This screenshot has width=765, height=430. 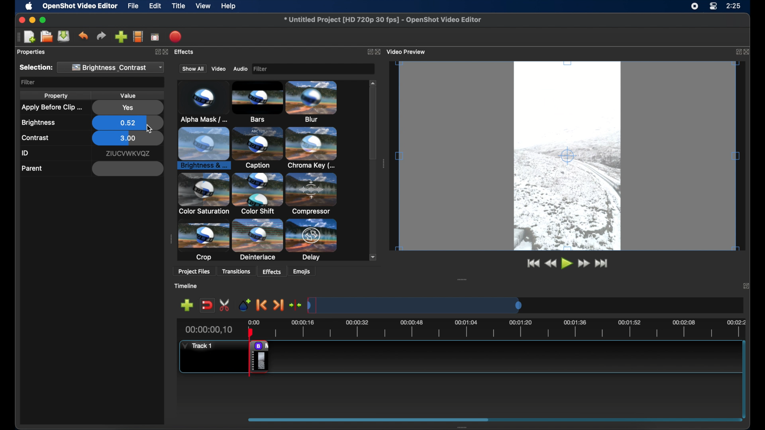 What do you see at coordinates (25, 153) in the screenshot?
I see `id` at bounding box center [25, 153].